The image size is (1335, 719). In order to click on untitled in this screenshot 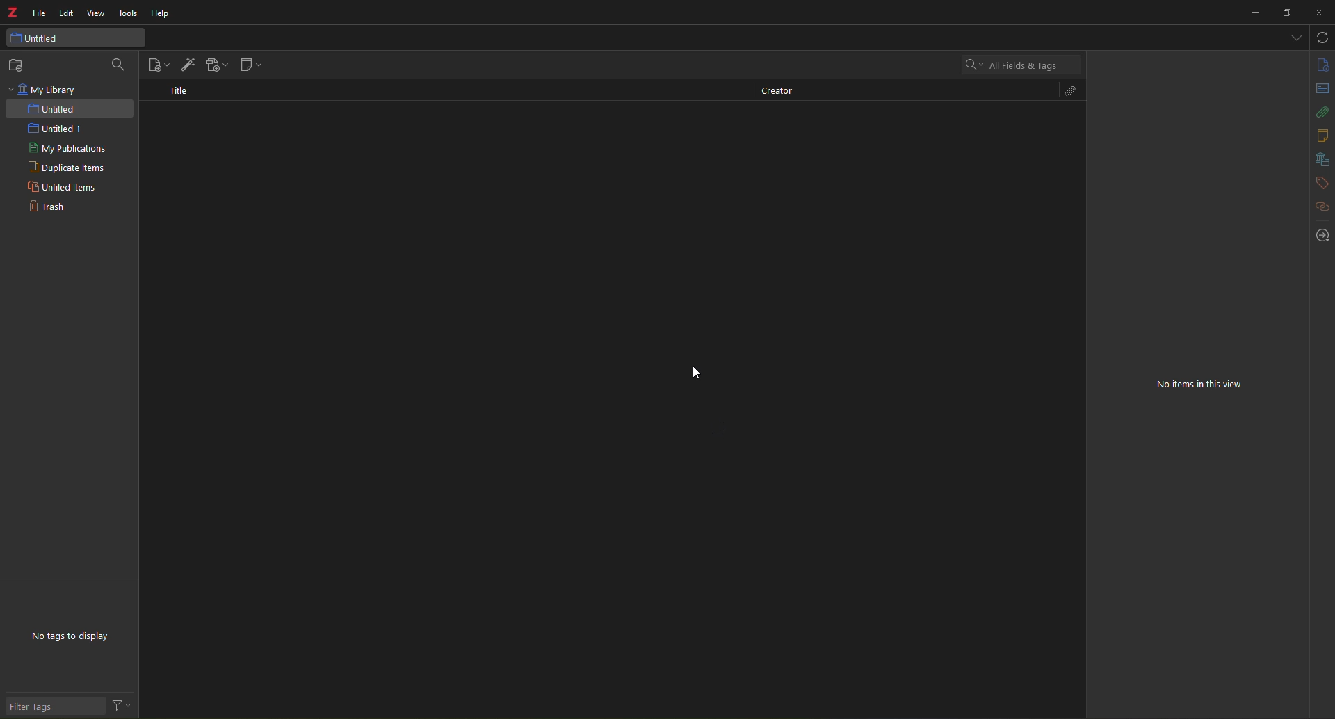, I will do `click(1139, 248)`.